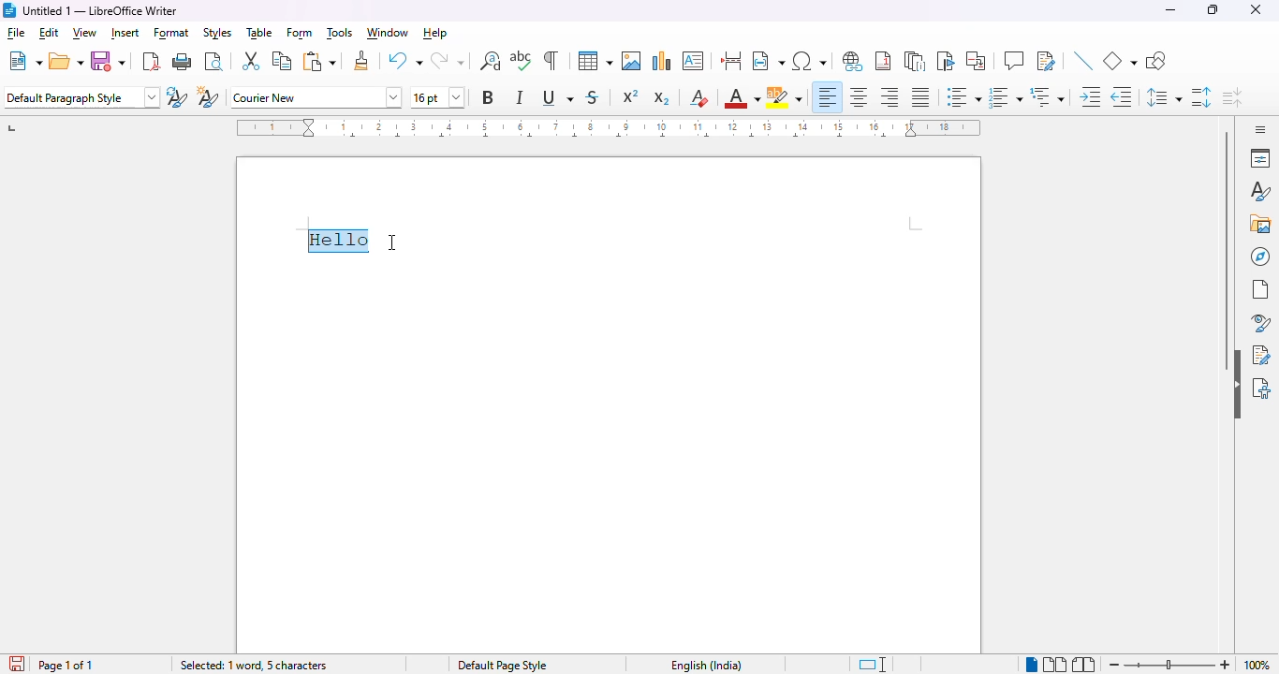 The height and width of the screenshot is (674, 1279). Describe the element at coordinates (522, 60) in the screenshot. I see `check spelling` at that location.